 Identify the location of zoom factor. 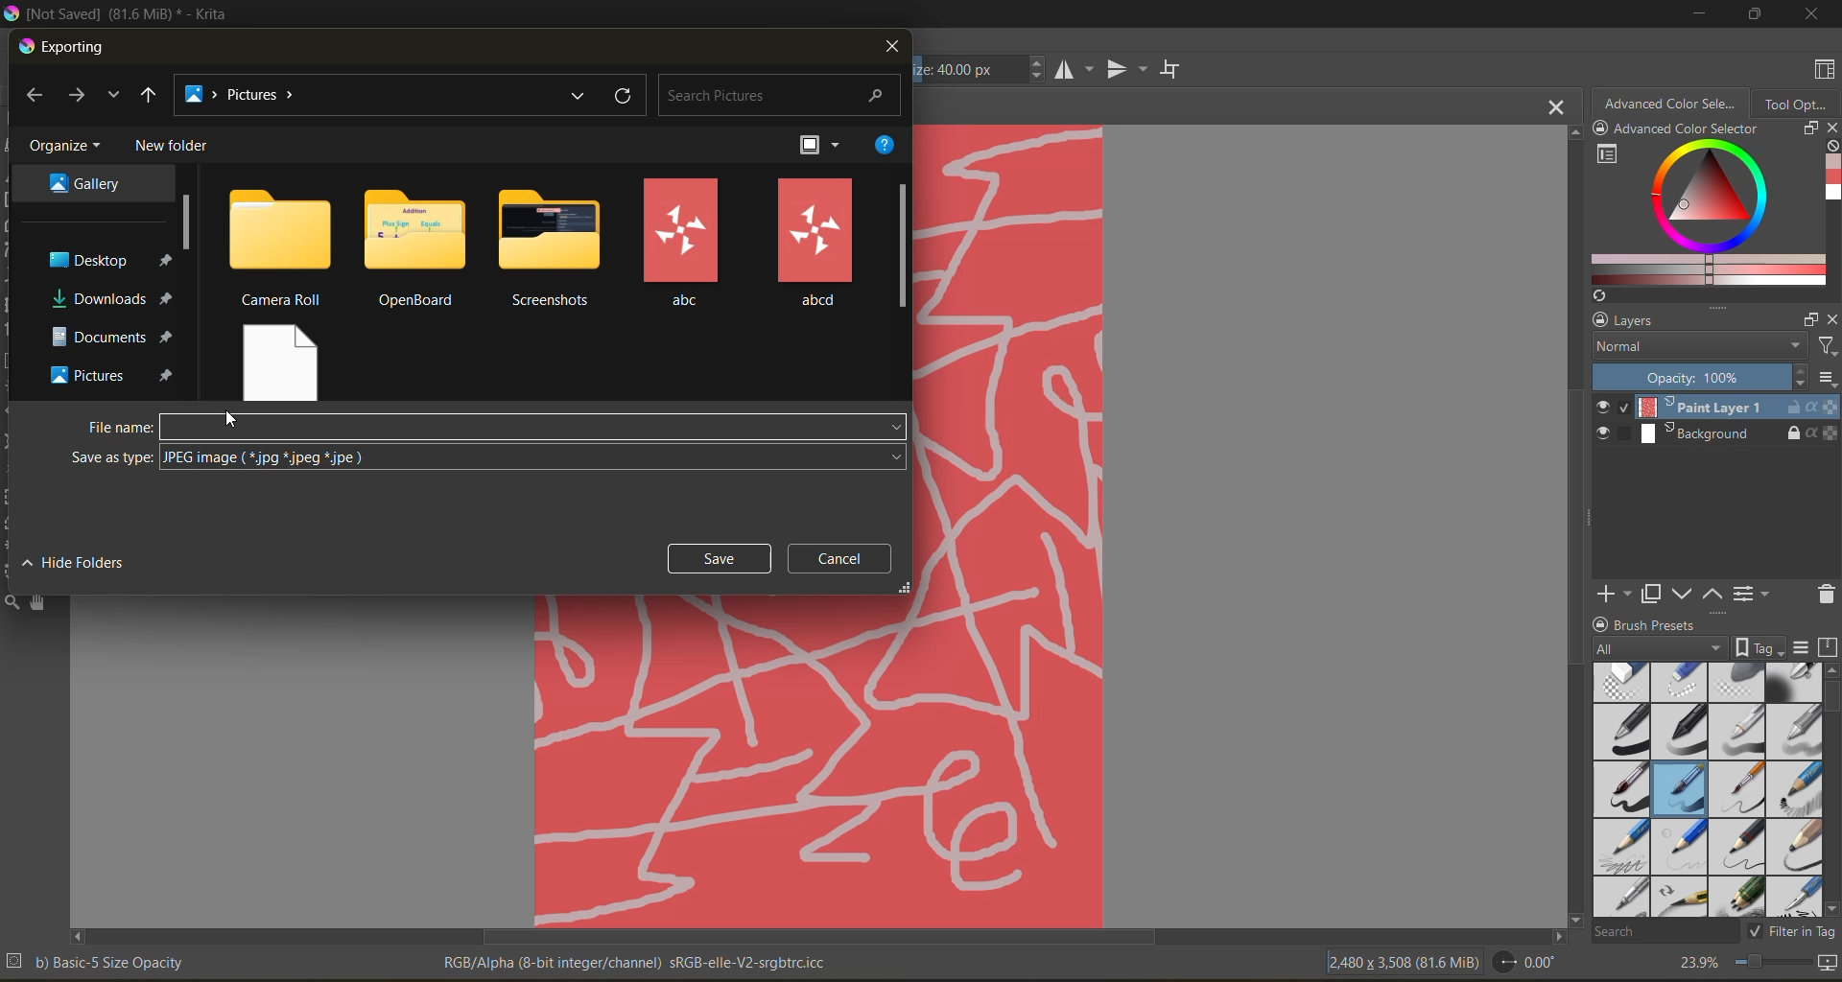
(1695, 964).